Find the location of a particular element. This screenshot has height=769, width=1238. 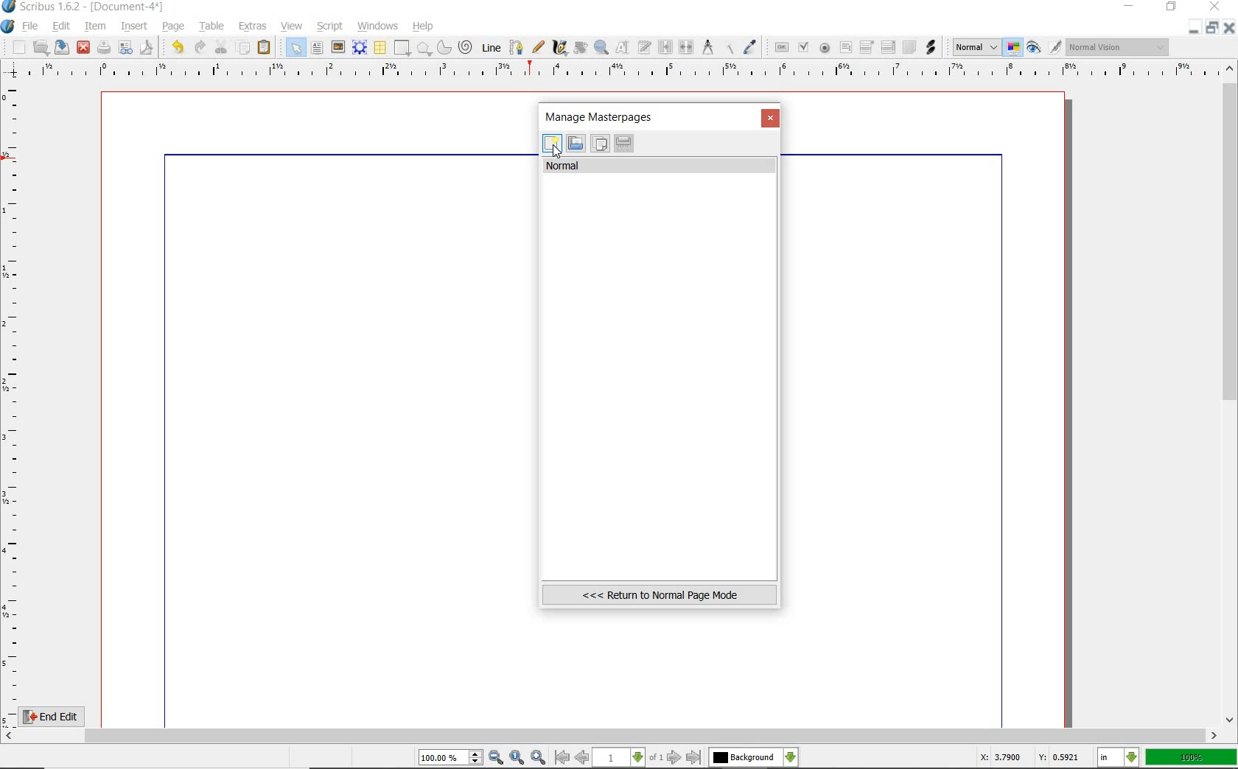

End Edit is located at coordinates (63, 716).